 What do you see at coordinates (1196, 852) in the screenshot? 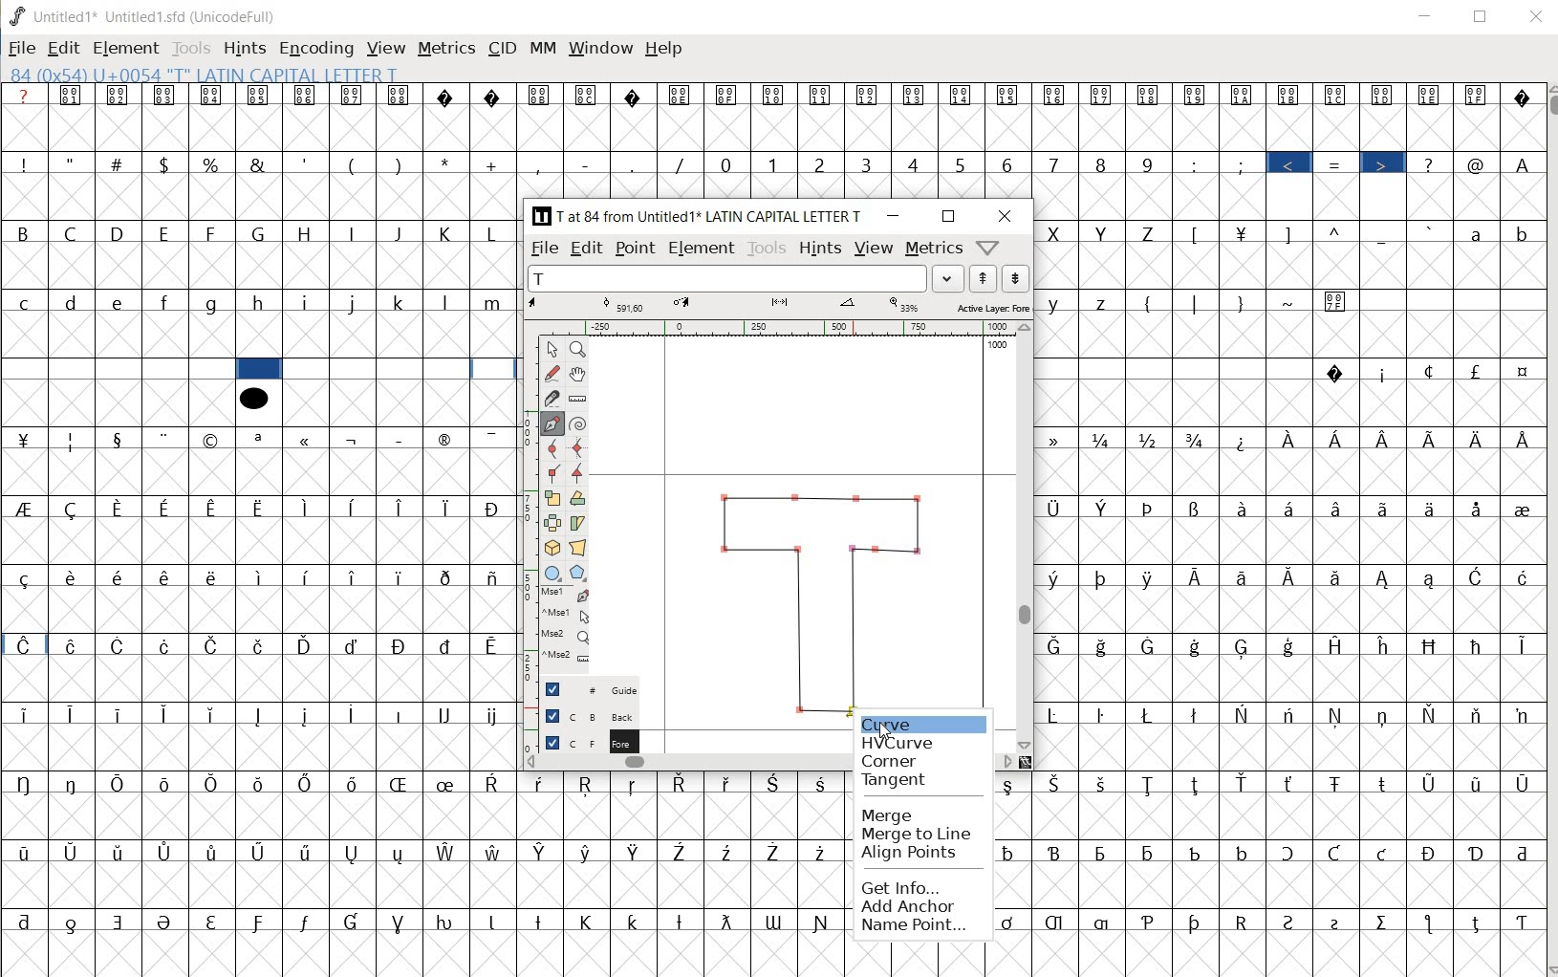
I see `Symbol` at bounding box center [1196, 852].